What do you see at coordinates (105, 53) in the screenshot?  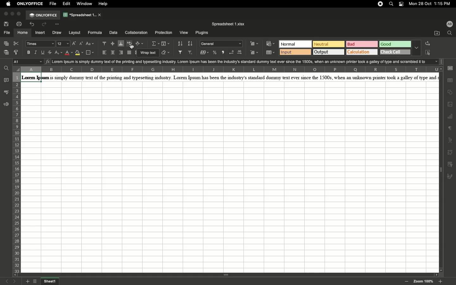 I see `Align left` at bounding box center [105, 53].